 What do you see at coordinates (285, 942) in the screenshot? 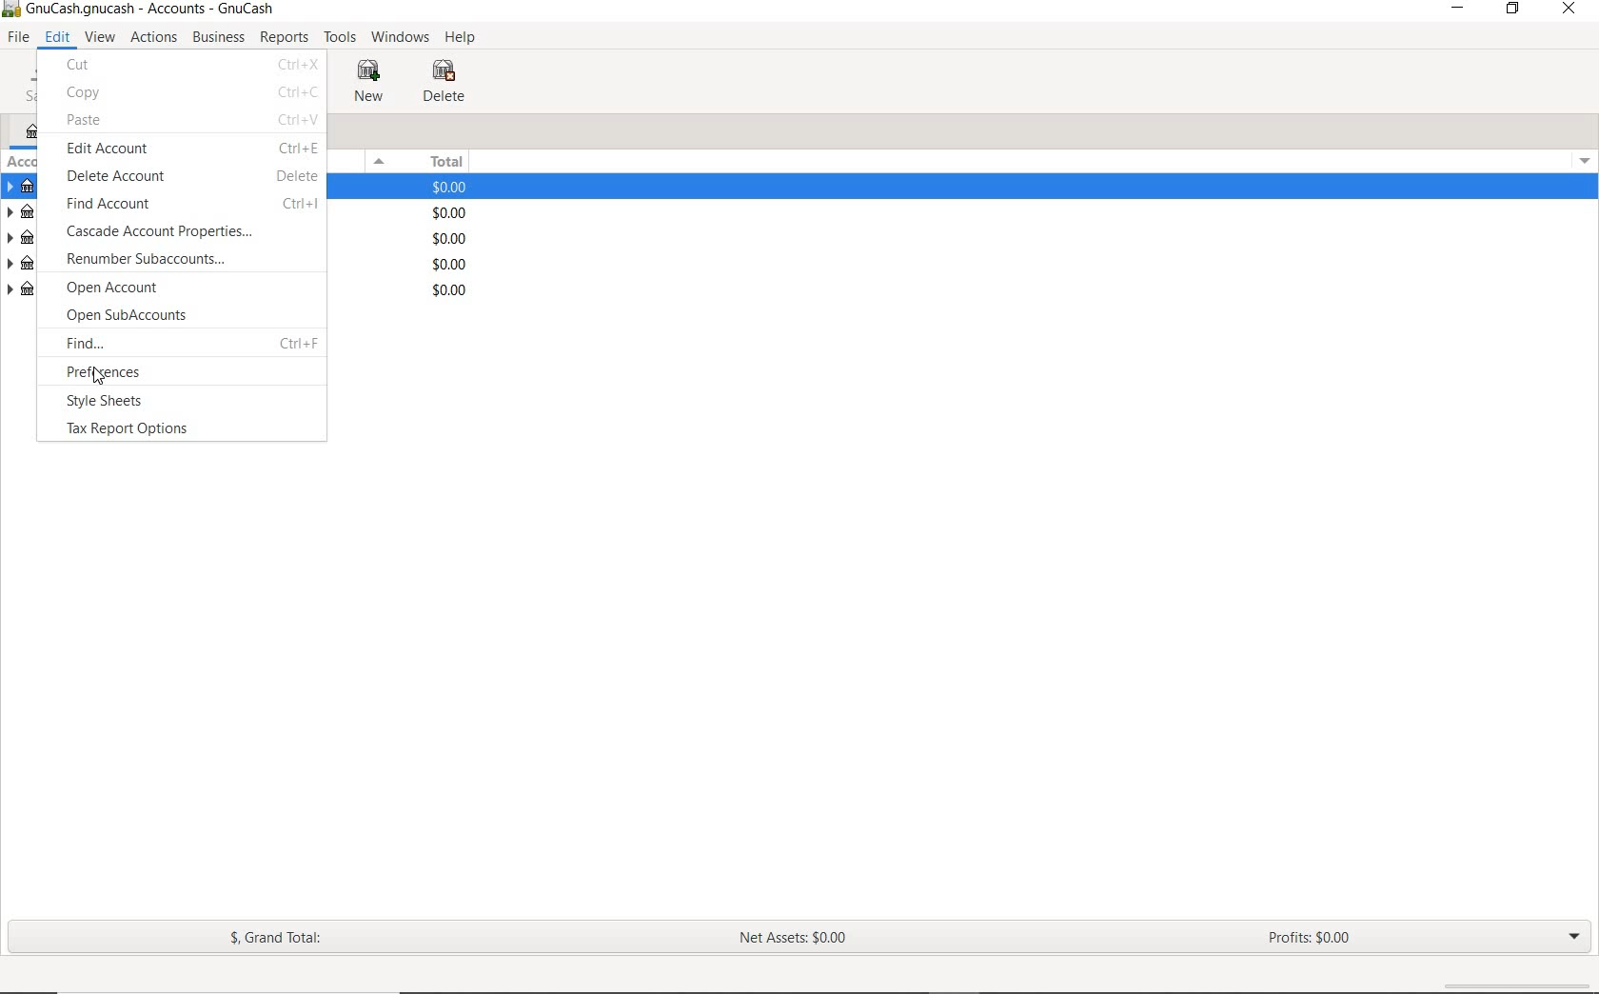
I see `GRAND TOTAL` at bounding box center [285, 942].